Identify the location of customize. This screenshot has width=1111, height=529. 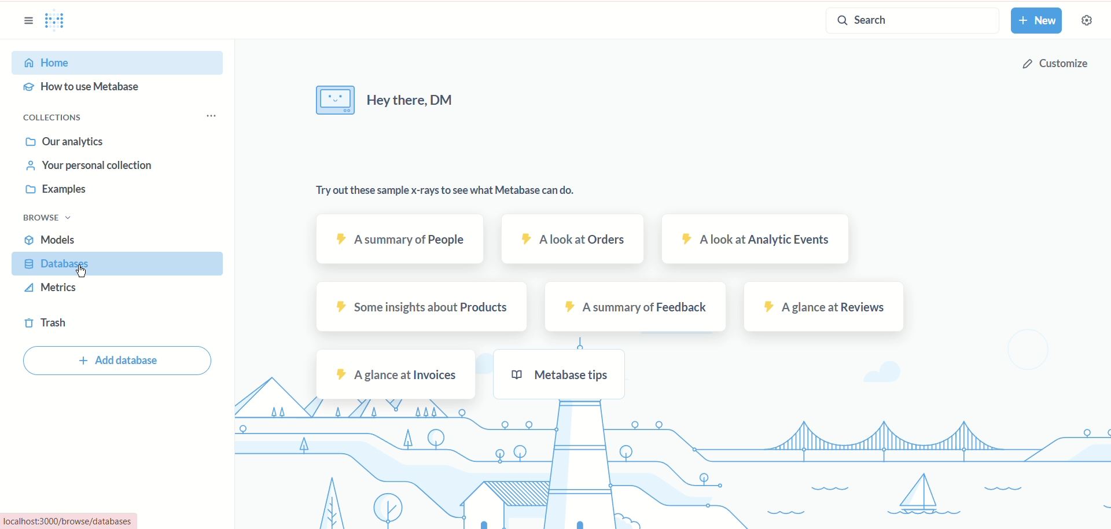
(1058, 63).